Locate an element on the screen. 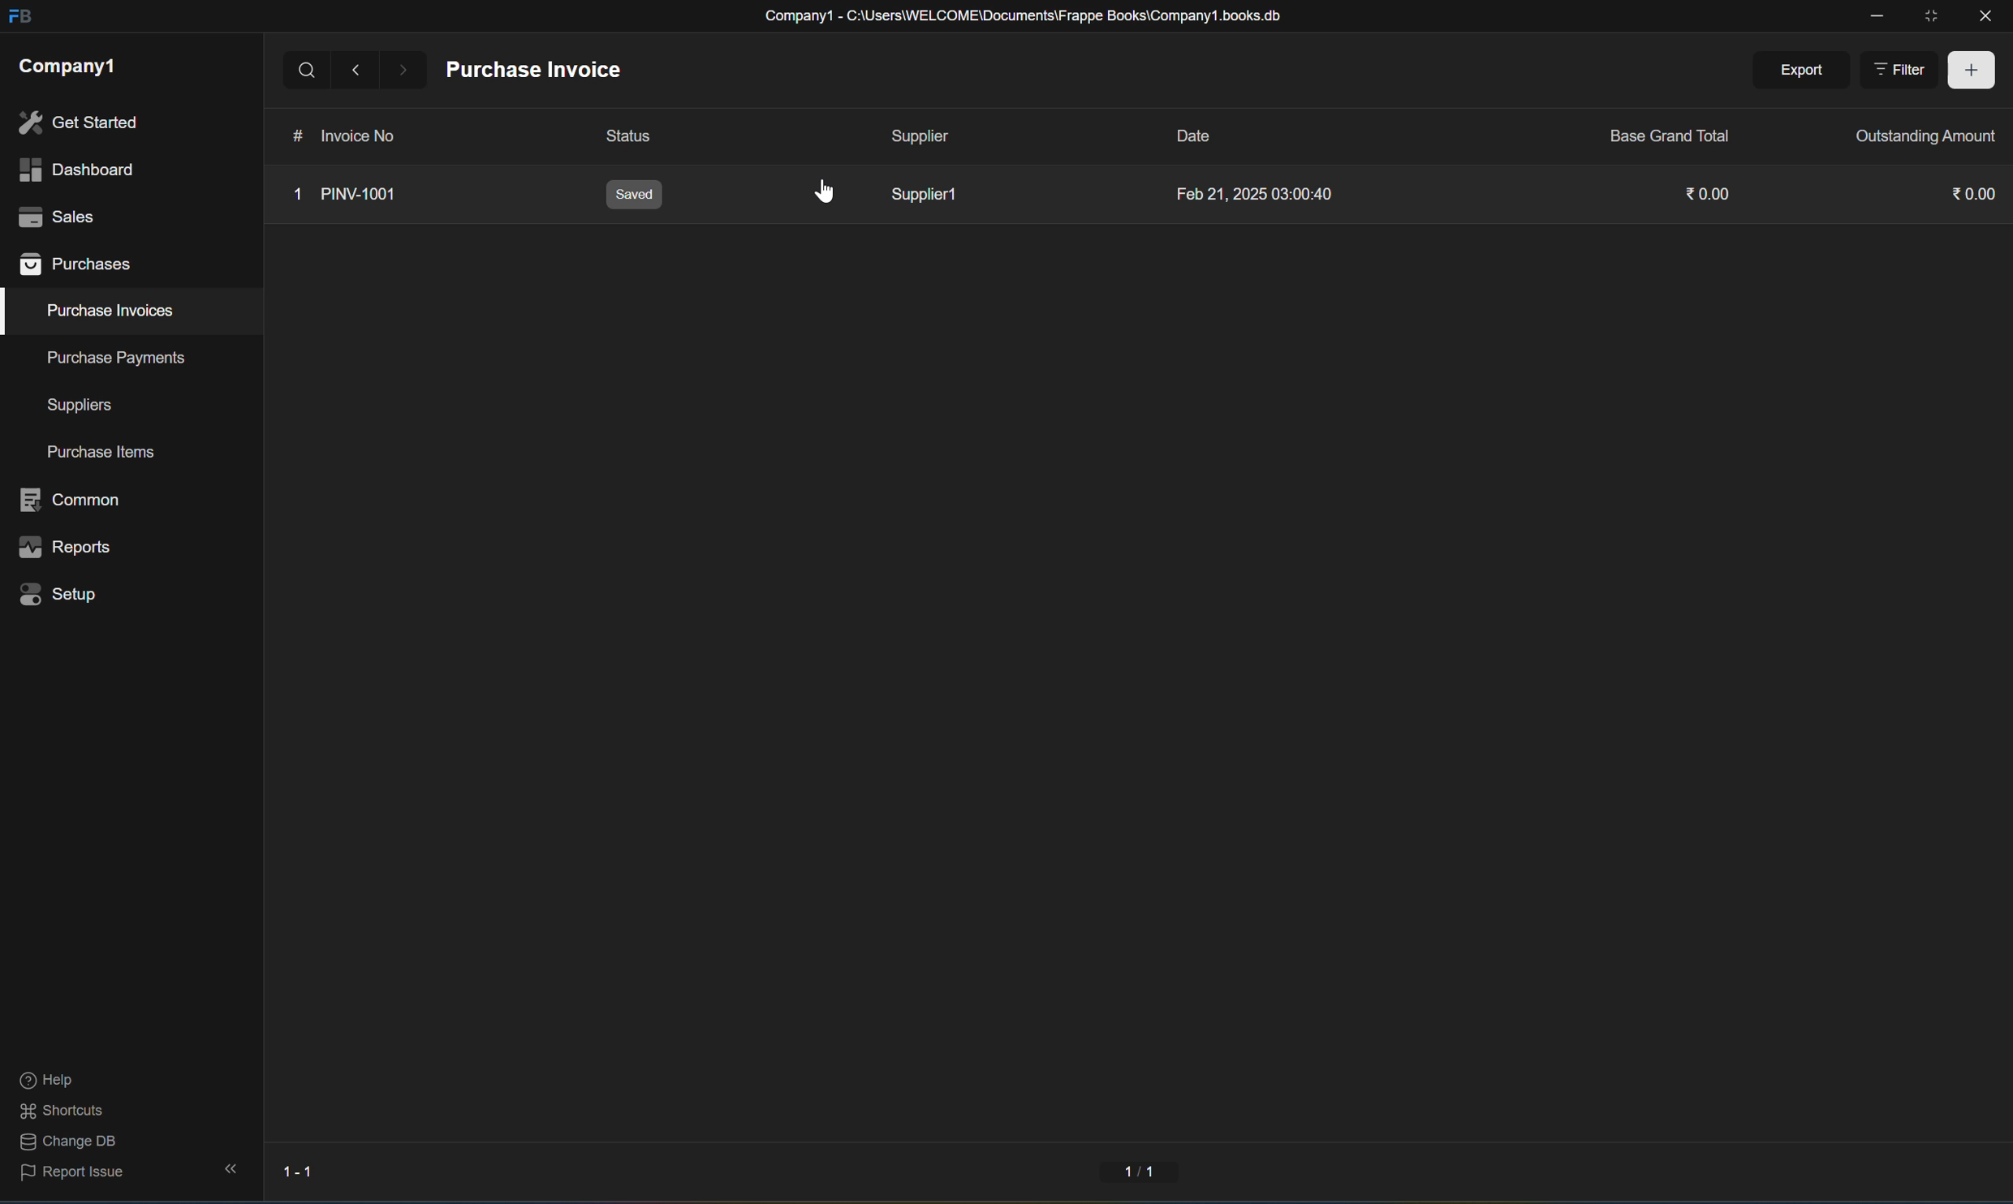 This screenshot has height=1204, width=2013. cursor is located at coordinates (826, 191).